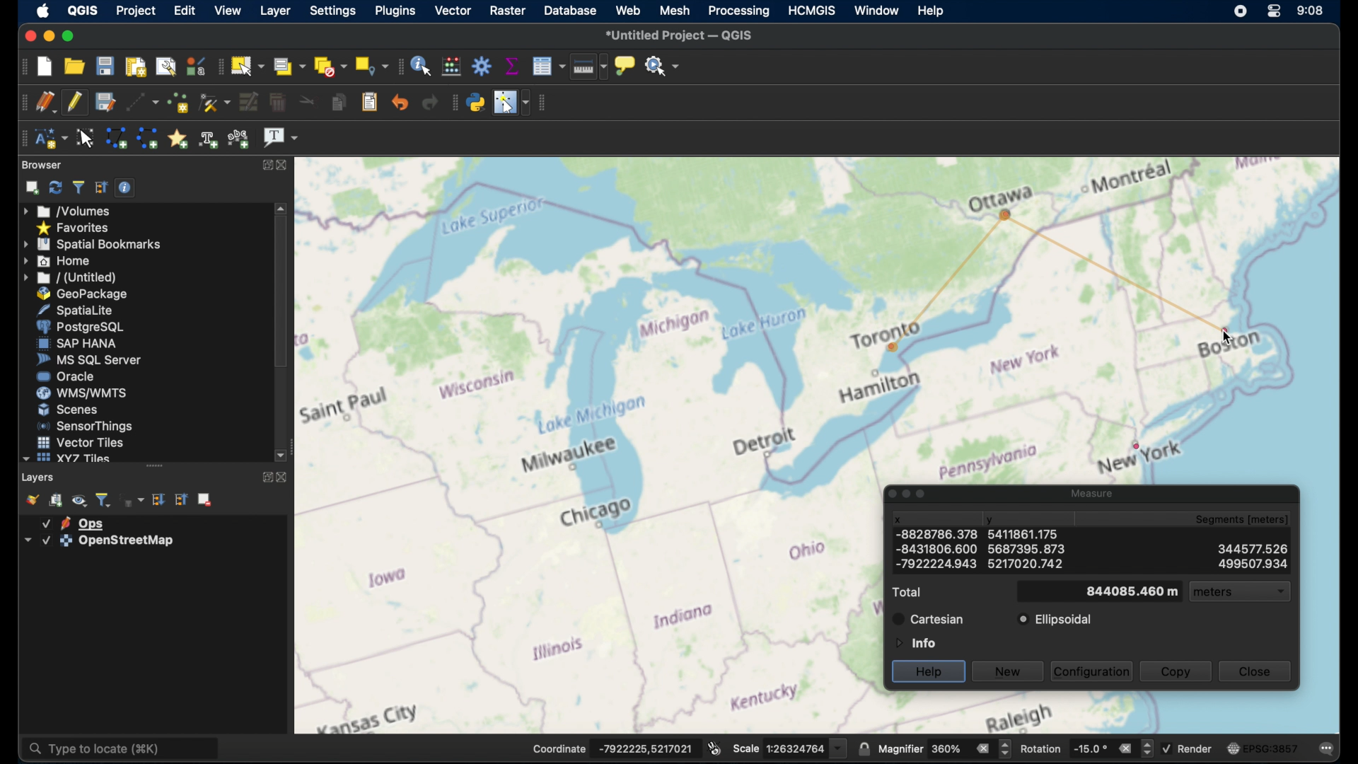 The width and height of the screenshot is (1358, 764). I want to click on manage map themes, so click(79, 500).